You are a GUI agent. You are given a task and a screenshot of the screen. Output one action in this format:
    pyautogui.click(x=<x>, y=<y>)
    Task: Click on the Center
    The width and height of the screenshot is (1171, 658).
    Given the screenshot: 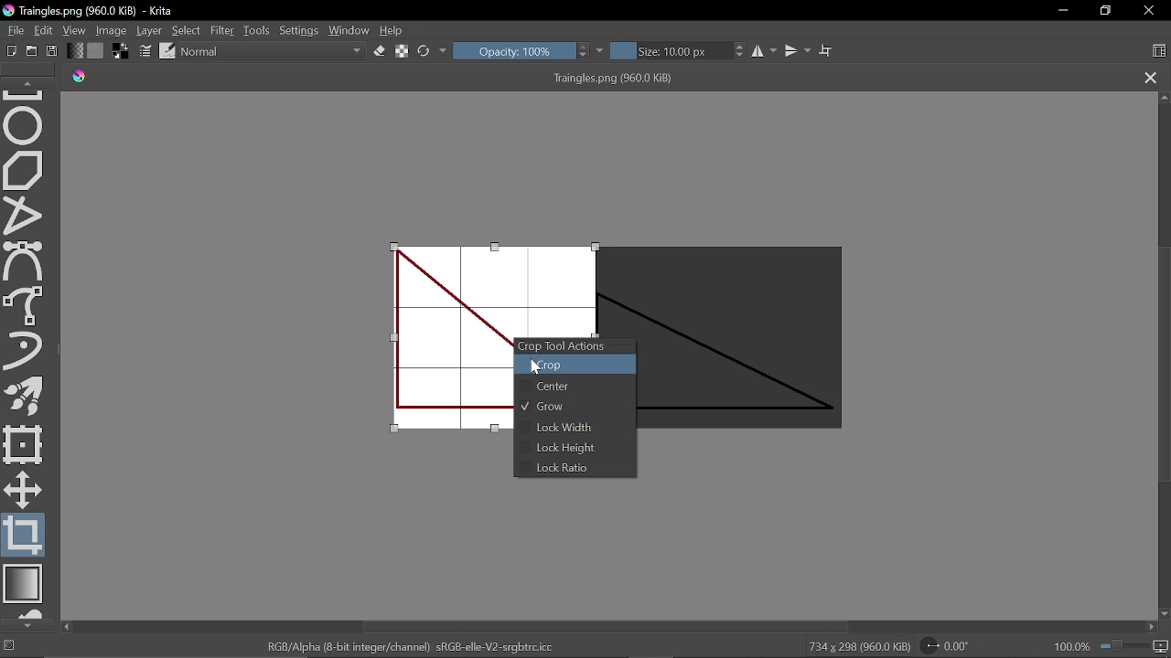 What is the action you would take?
    pyautogui.click(x=551, y=387)
    